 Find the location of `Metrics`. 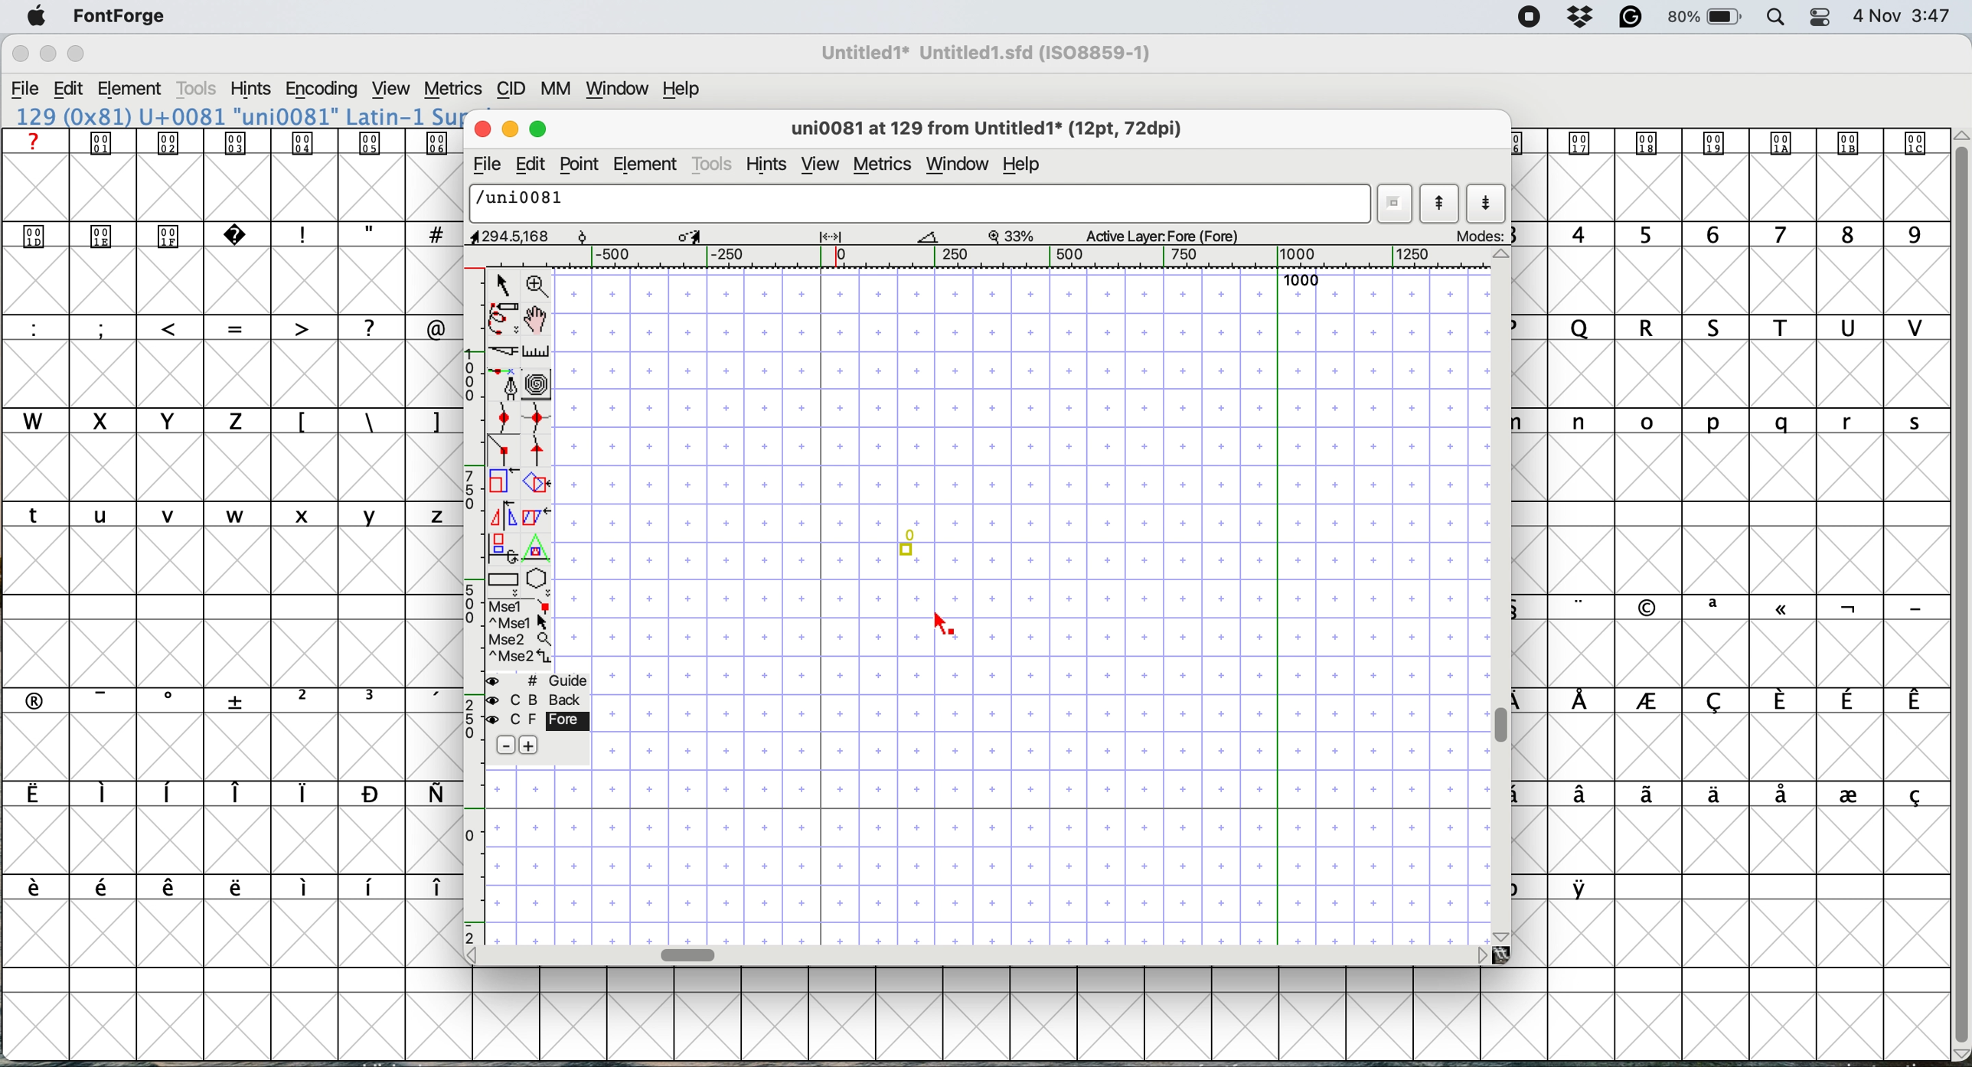

Metrics is located at coordinates (452, 91).